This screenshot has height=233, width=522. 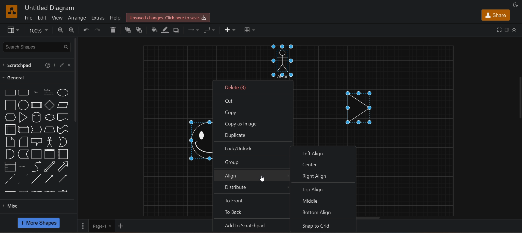 I want to click on to front, so click(x=253, y=200).